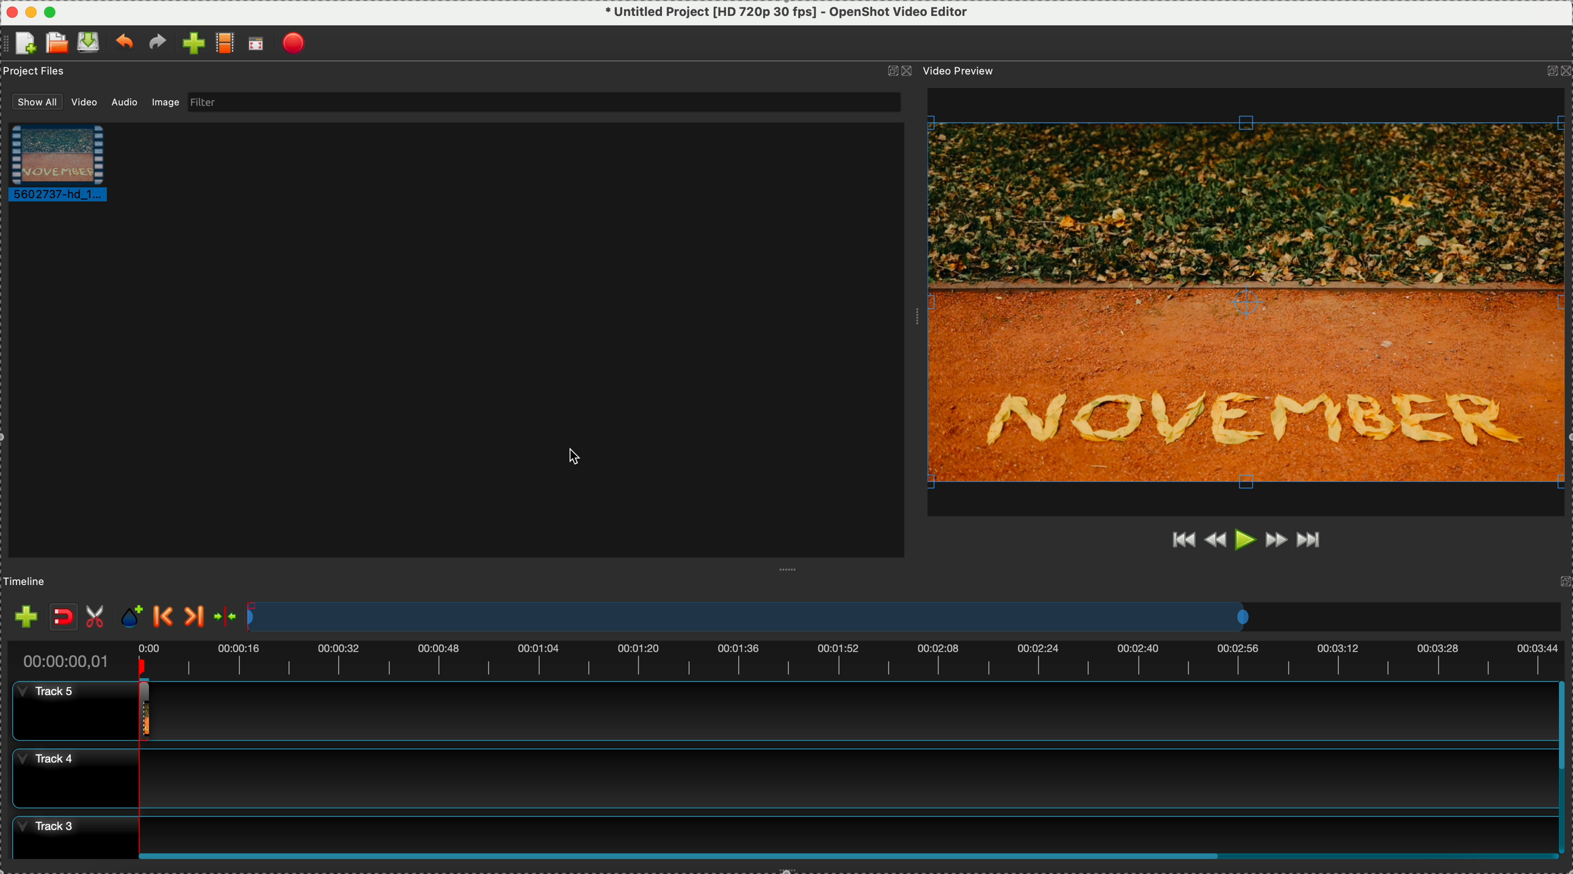 Image resolution: width=1573 pixels, height=874 pixels. Describe the element at coordinates (777, 779) in the screenshot. I see `track 4` at that location.